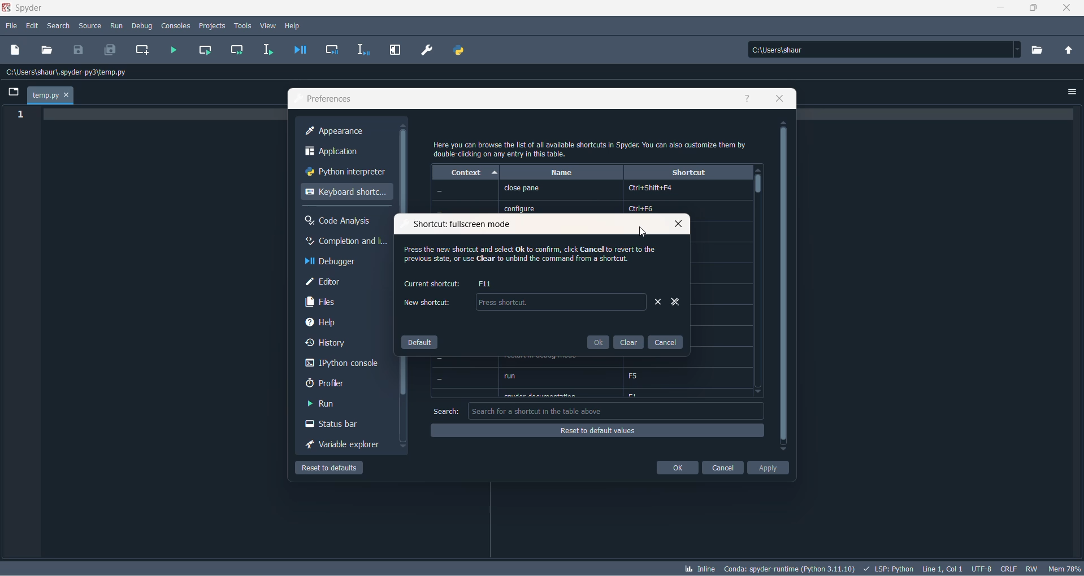 The height and width of the screenshot is (576, 1084). What do you see at coordinates (643, 233) in the screenshot?
I see `cursor` at bounding box center [643, 233].